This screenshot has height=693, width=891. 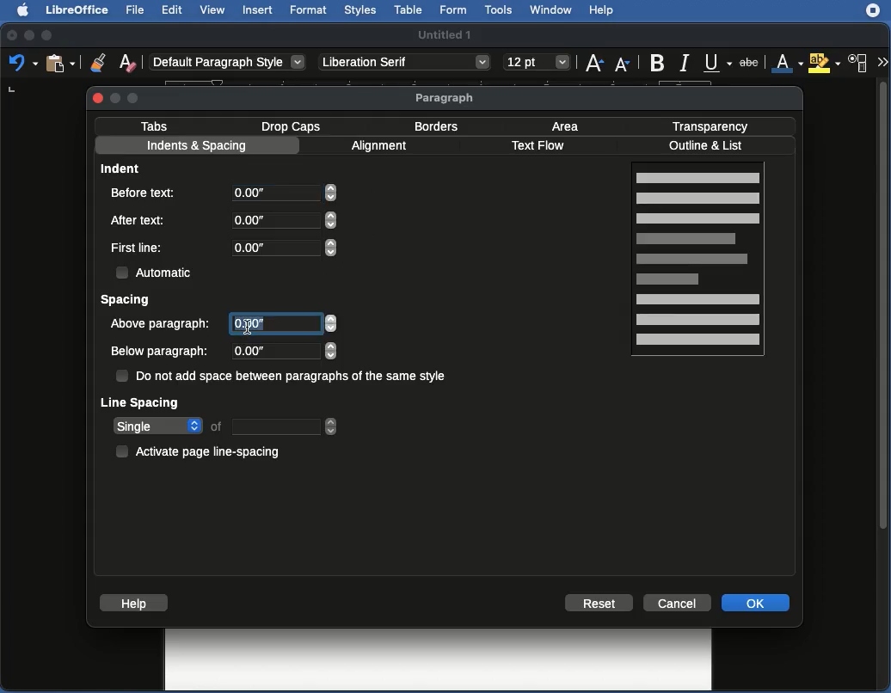 I want to click on LibreOffice, so click(x=75, y=11).